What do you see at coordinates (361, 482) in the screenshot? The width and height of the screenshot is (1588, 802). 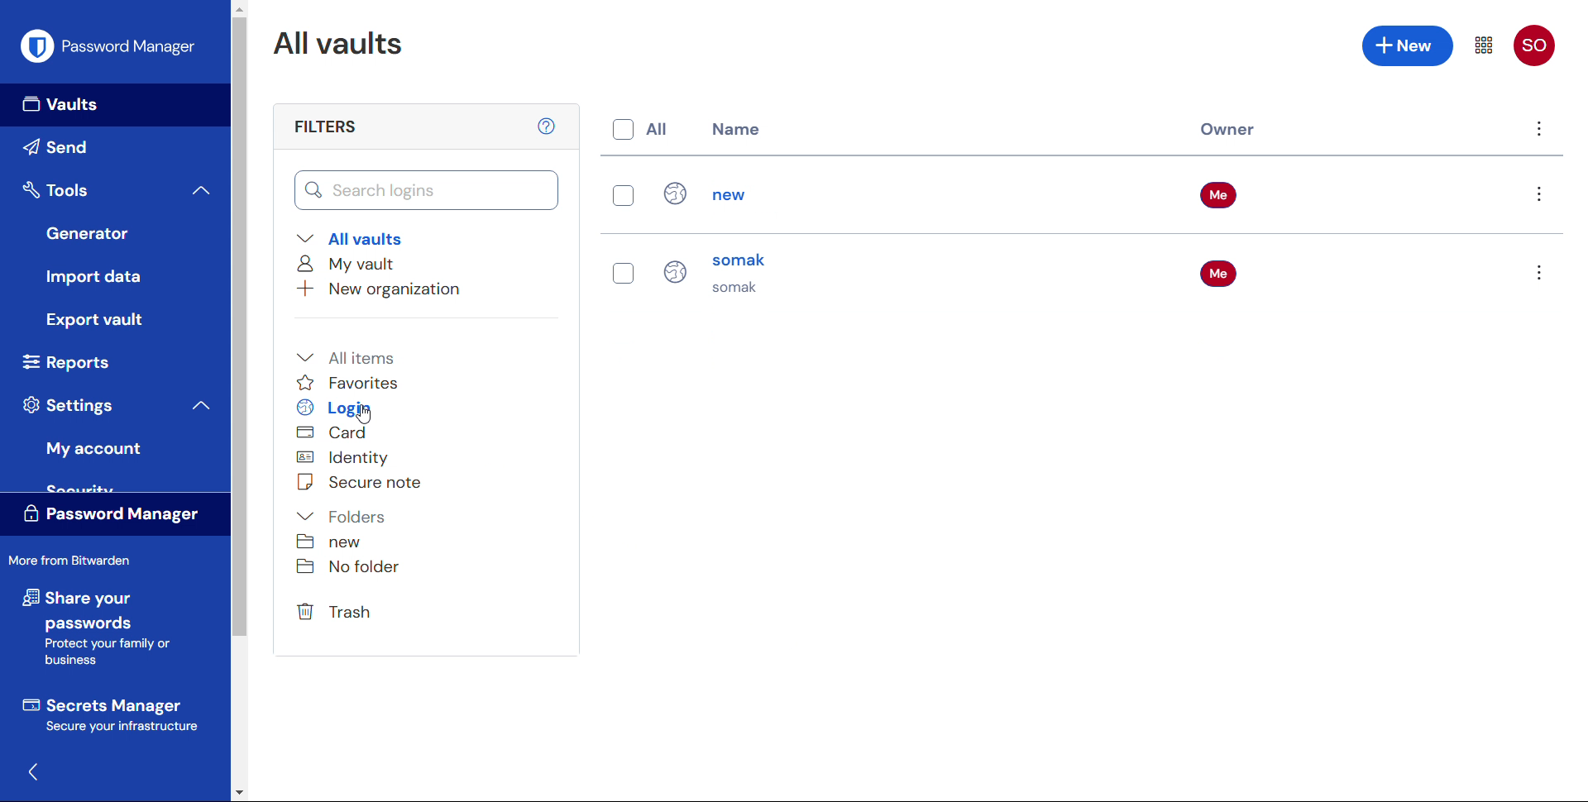 I see `Secure note ` at bounding box center [361, 482].